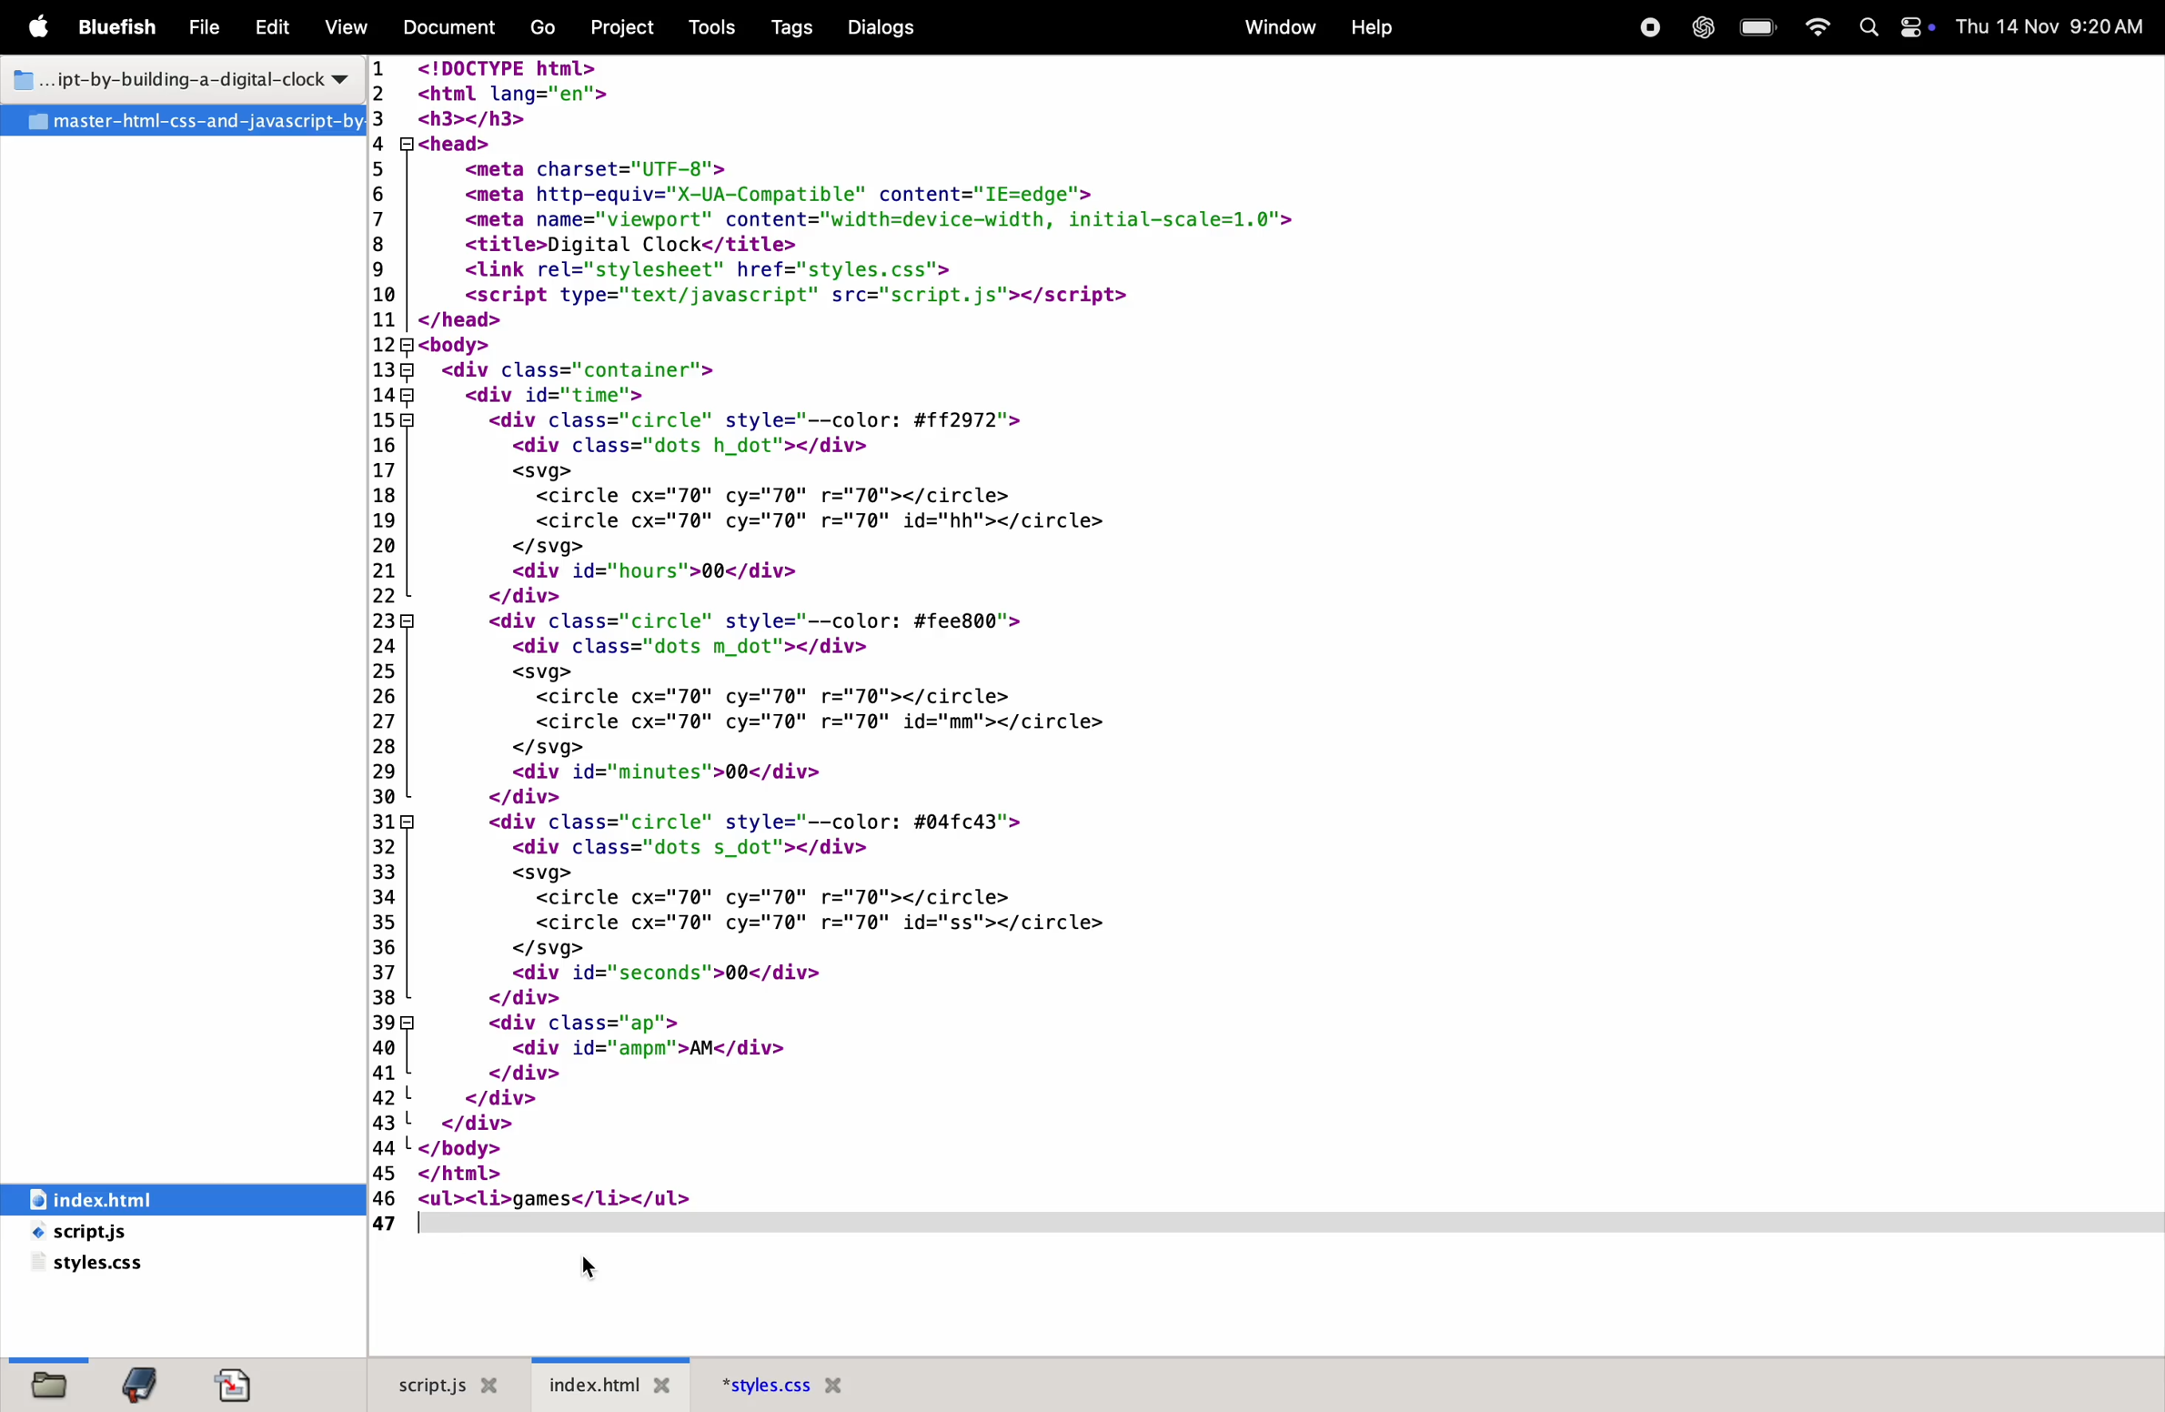 The height and width of the screenshot is (1412, 2165). Describe the element at coordinates (2050, 25) in the screenshot. I see `date and time` at that location.